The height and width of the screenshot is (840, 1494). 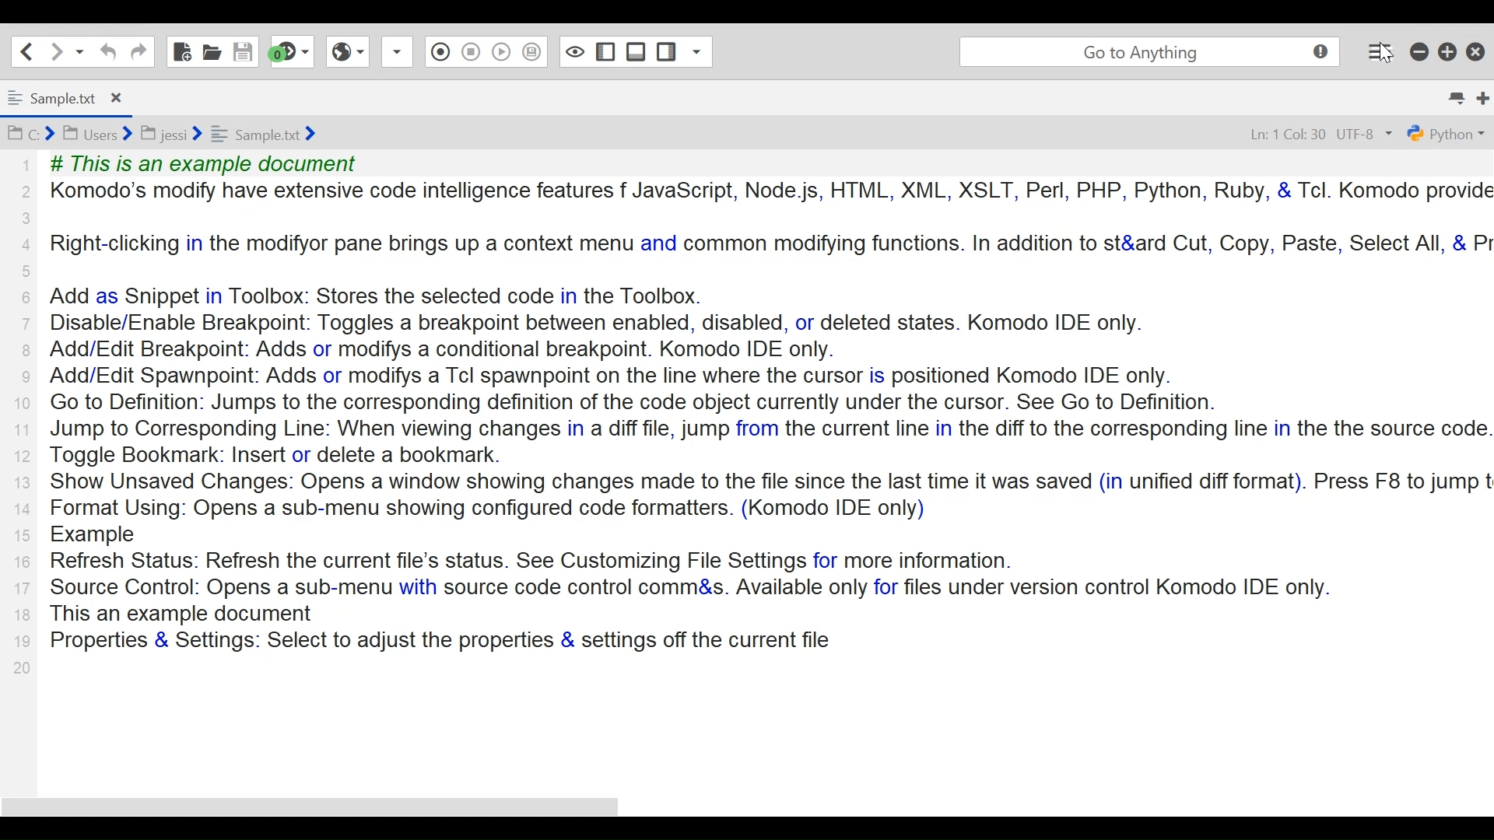 I want to click on Redo, so click(x=138, y=51).